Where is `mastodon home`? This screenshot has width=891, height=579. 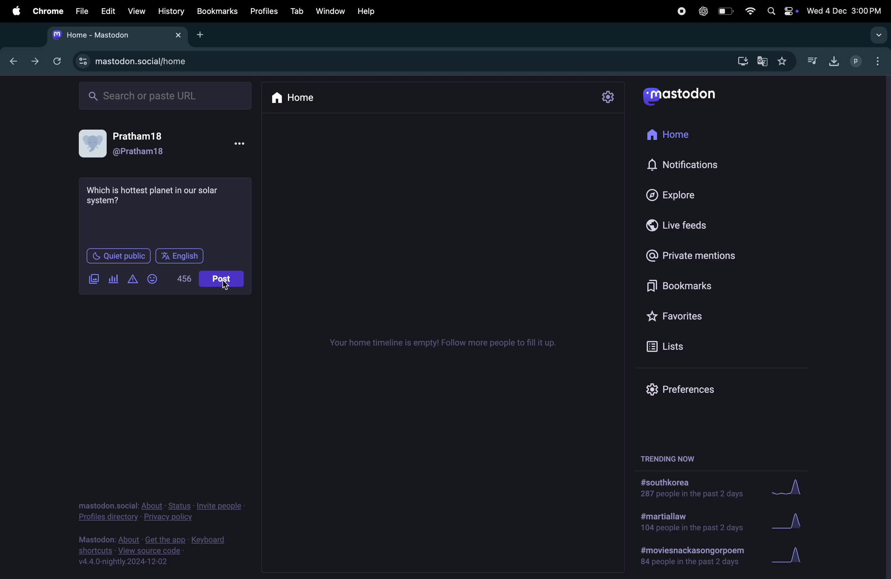 mastodon home is located at coordinates (116, 35).